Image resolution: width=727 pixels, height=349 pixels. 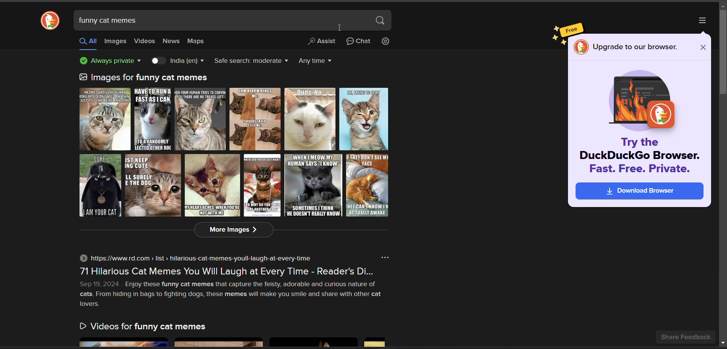 What do you see at coordinates (145, 77) in the screenshot?
I see `Images for funny cat memes` at bounding box center [145, 77].